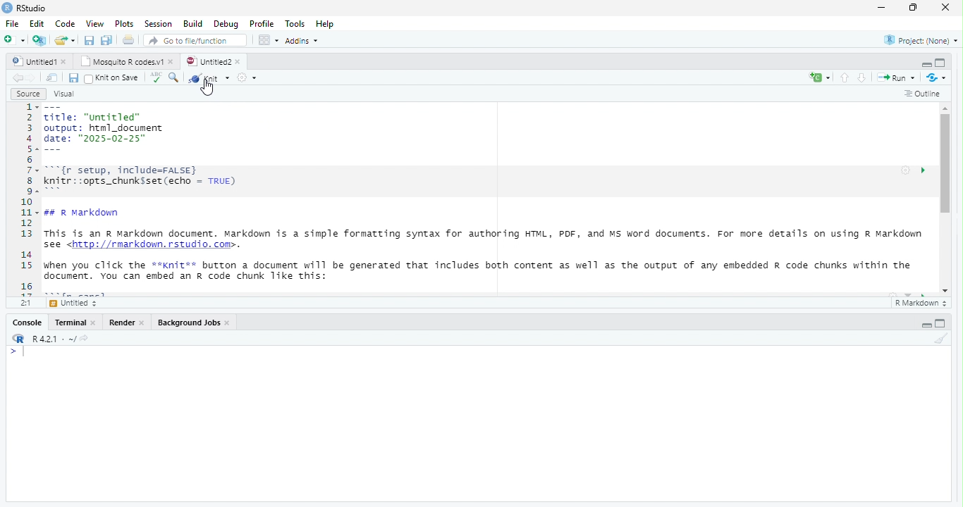 The image size is (963, 507). I want to click on Knit, so click(209, 77).